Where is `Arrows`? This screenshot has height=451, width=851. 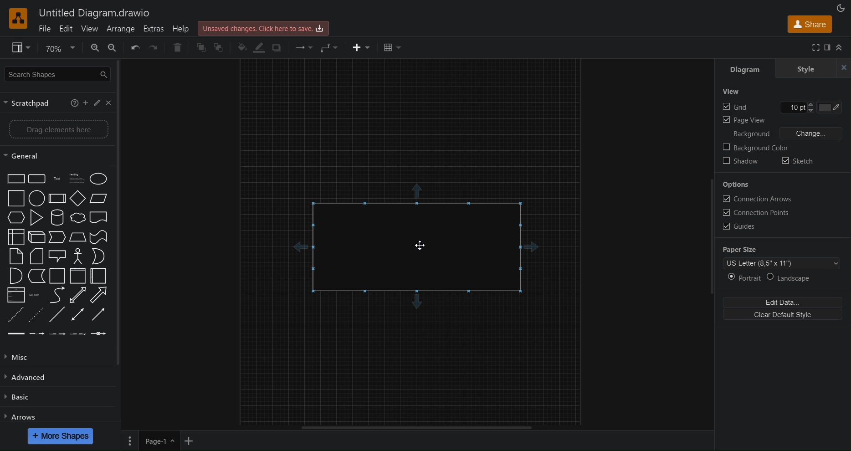
Arrows is located at coordinates (23, 416).